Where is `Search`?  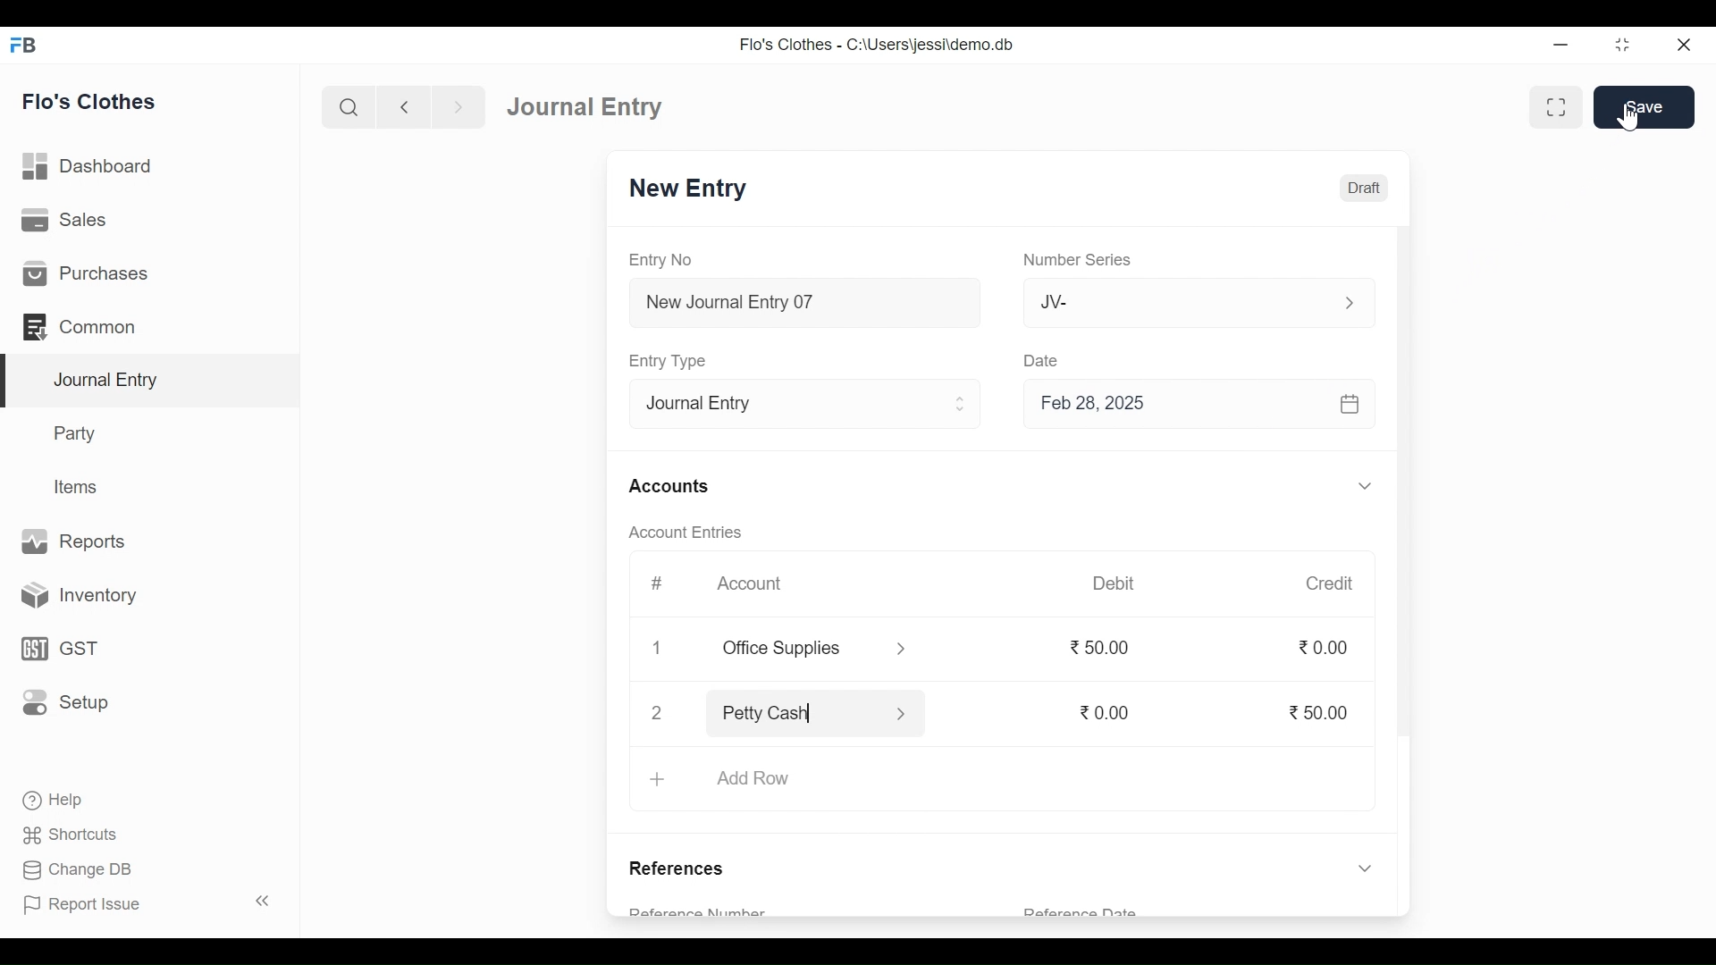
Search is located at coordinates (349, 108).